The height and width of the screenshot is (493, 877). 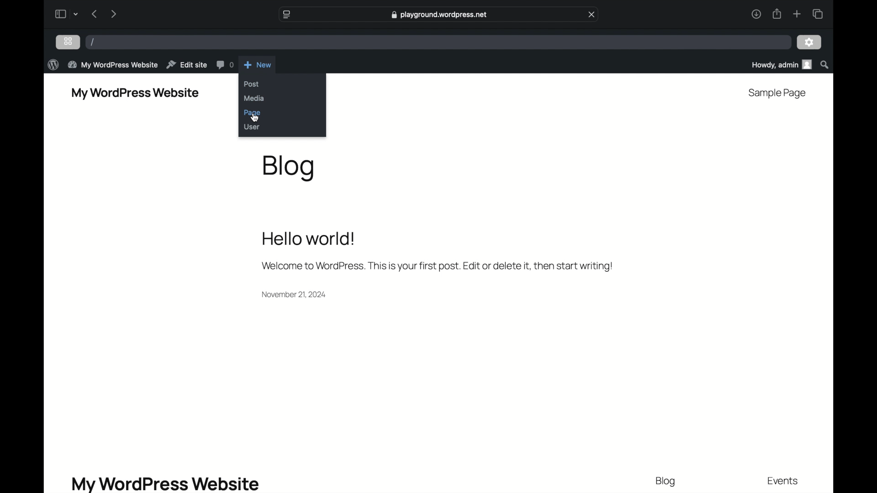 I want to click on blog, so click(x=666, y=482).